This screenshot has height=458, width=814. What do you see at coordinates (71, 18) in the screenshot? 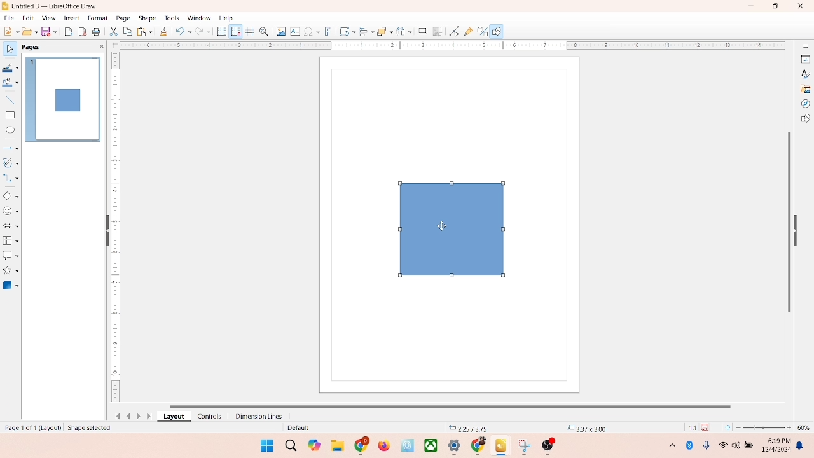
I see `insert` at bounding box center [71, 18].